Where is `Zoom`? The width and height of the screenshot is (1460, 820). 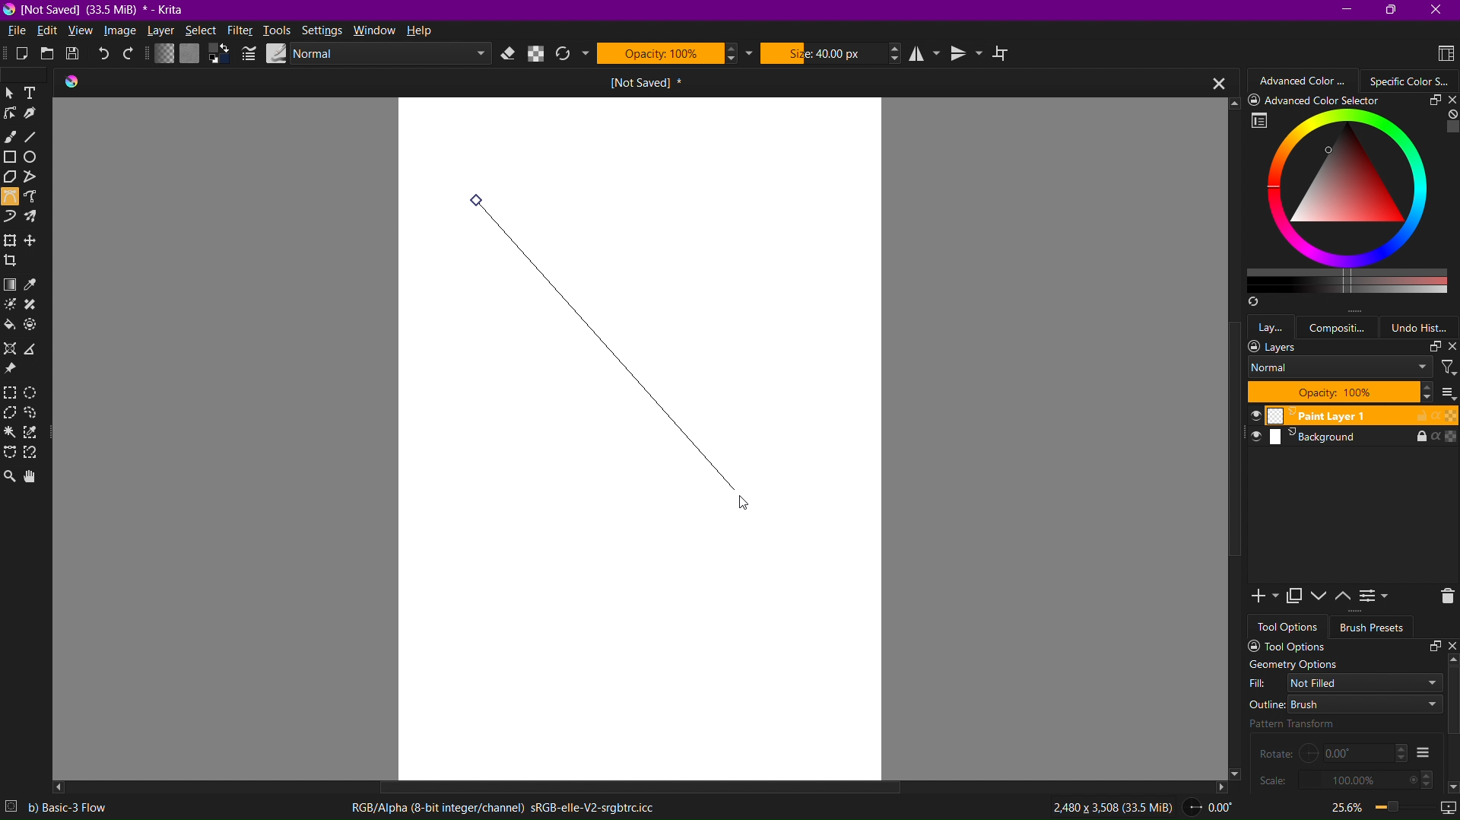 Zoom is located at coordinates (1365, 806).